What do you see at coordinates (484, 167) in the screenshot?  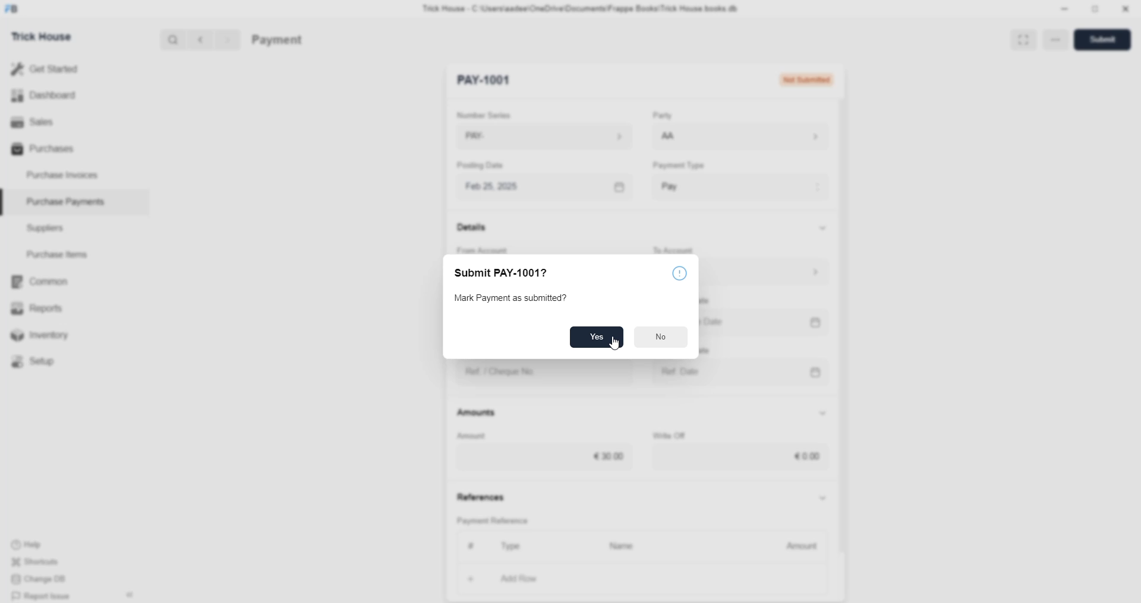 I see `Posting Date` at bounding box center [484, 167].